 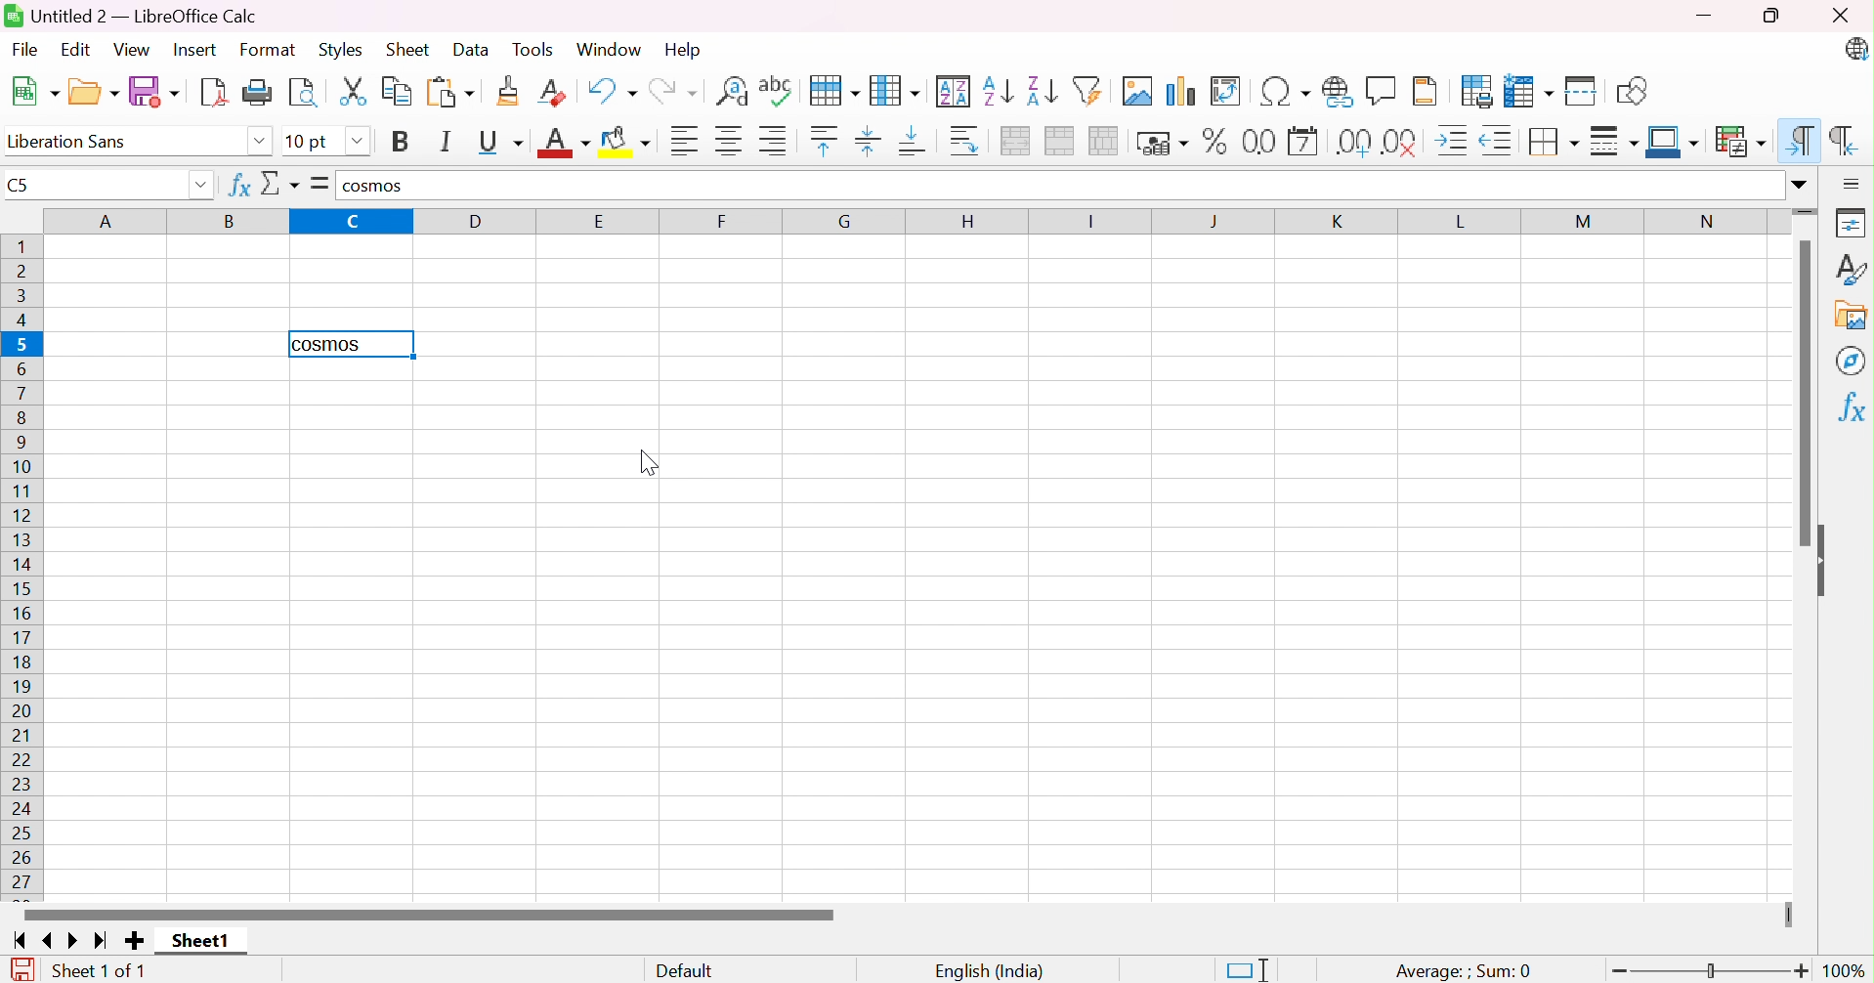 I want to click on Clear Direct Formatting, so click(x=553, y=92).